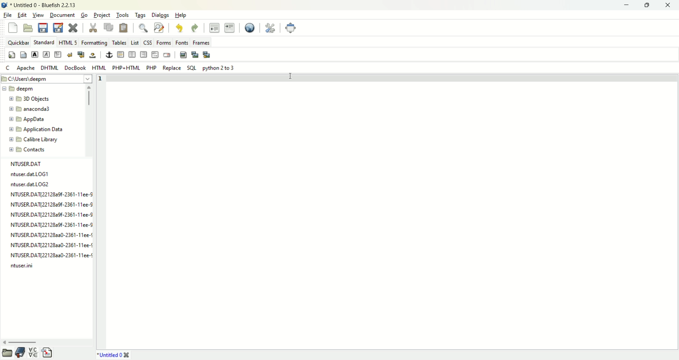 The width and height of the screenshot is (679, 360). What do you see at coordinates (192, 68) in the screenshot?
I see `SQL` at bounding box center [192, 68].